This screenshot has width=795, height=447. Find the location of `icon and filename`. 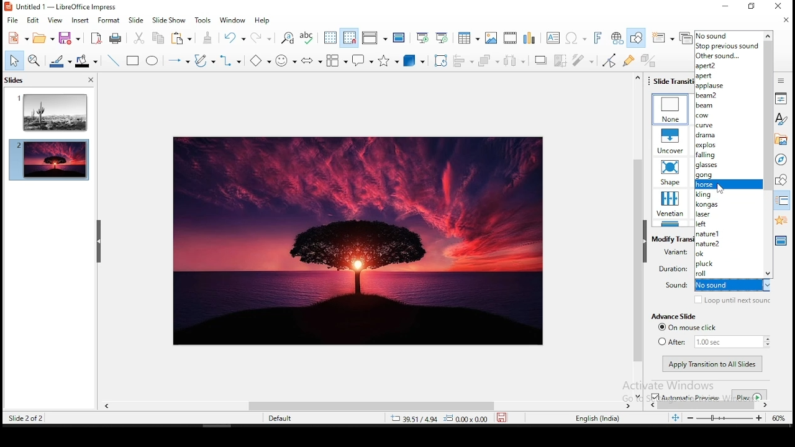

icon and filename is located at coordinates (61, 7).